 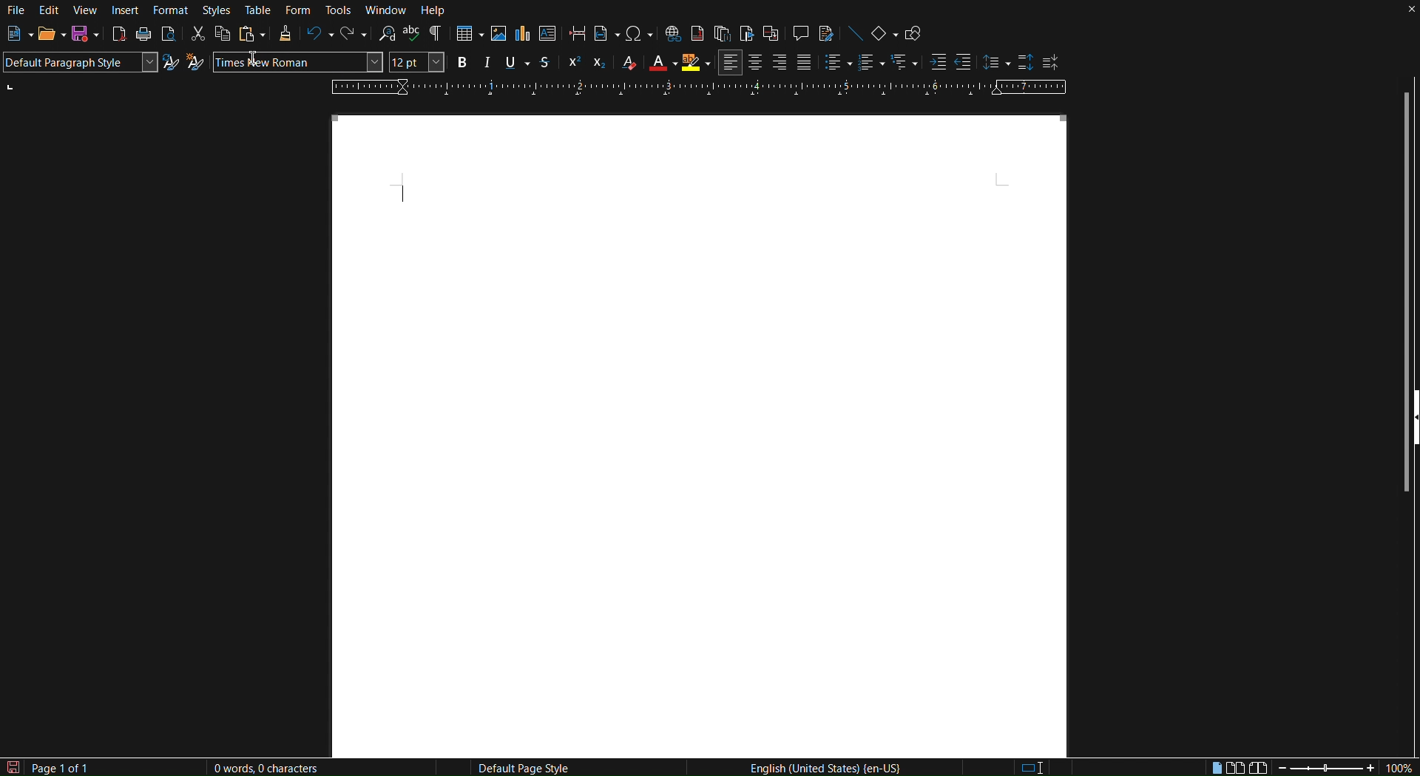 I want to click on Insert textbox, so click(x=548, y=33).